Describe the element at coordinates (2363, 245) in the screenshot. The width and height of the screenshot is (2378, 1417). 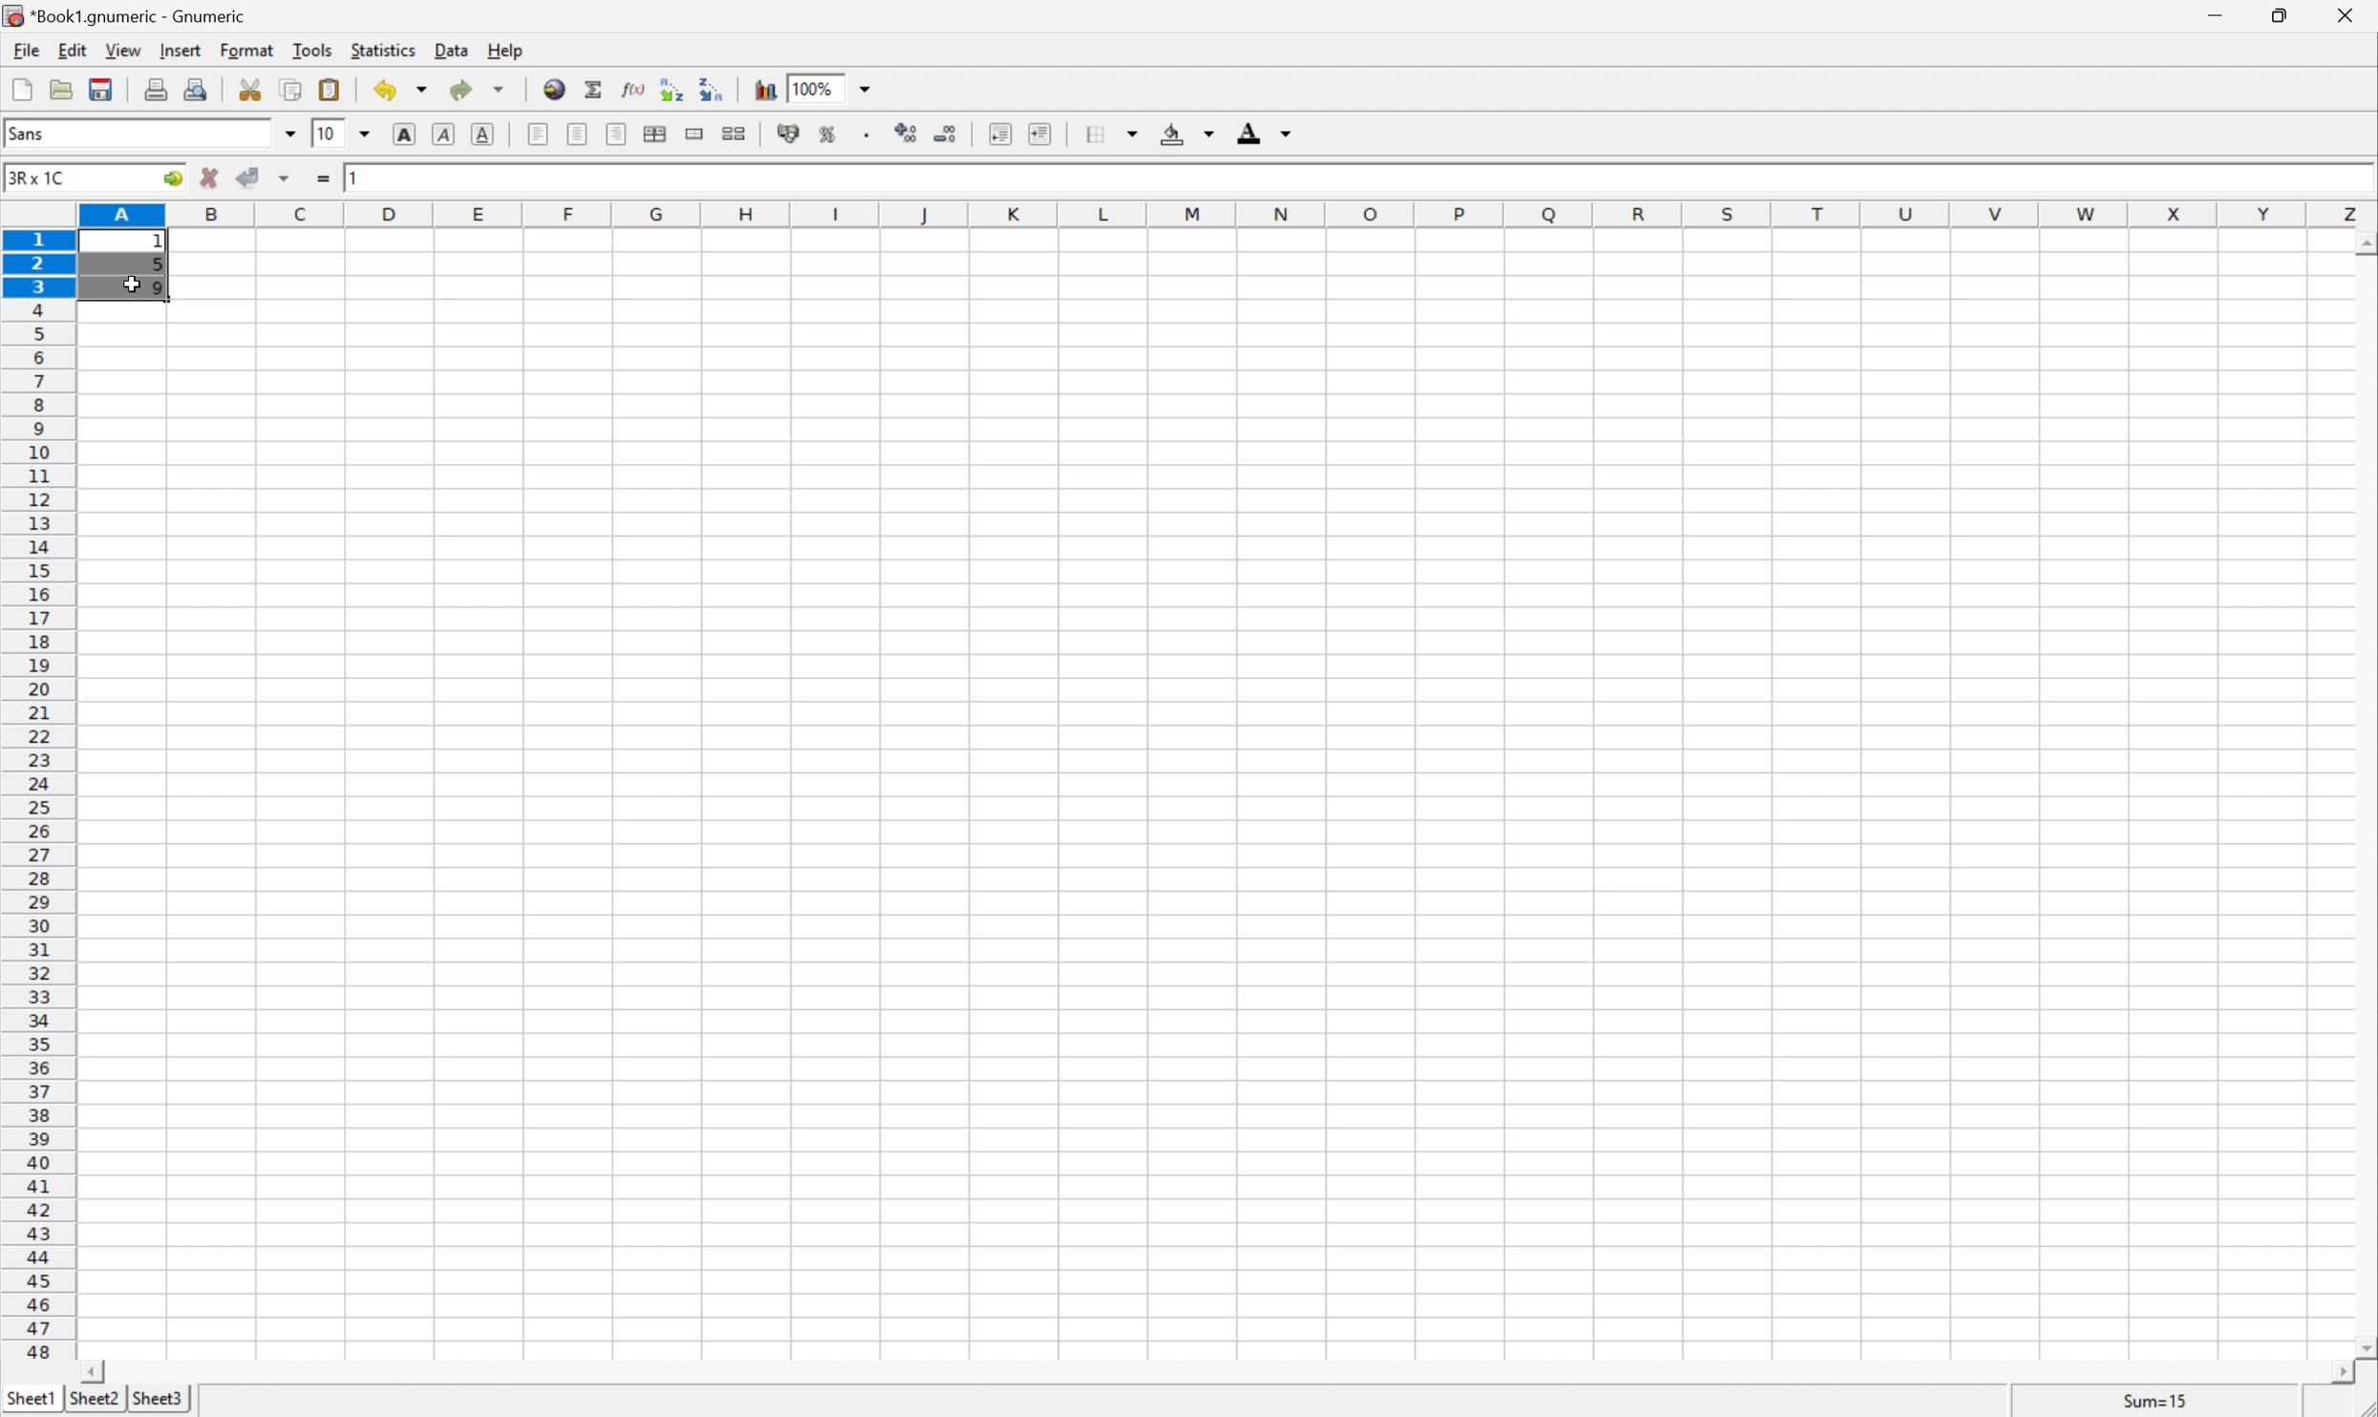
I see `scroll up` at that location.